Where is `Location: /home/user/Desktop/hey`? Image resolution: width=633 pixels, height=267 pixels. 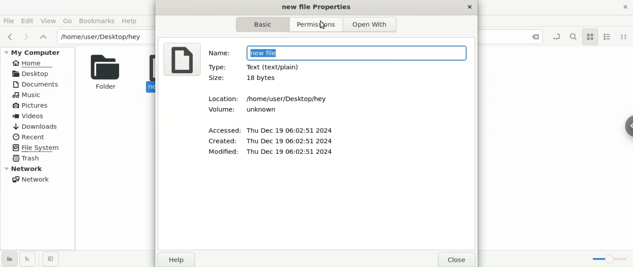
Location: /home/user/Desktop/hey is located at coordinates (275, 97).